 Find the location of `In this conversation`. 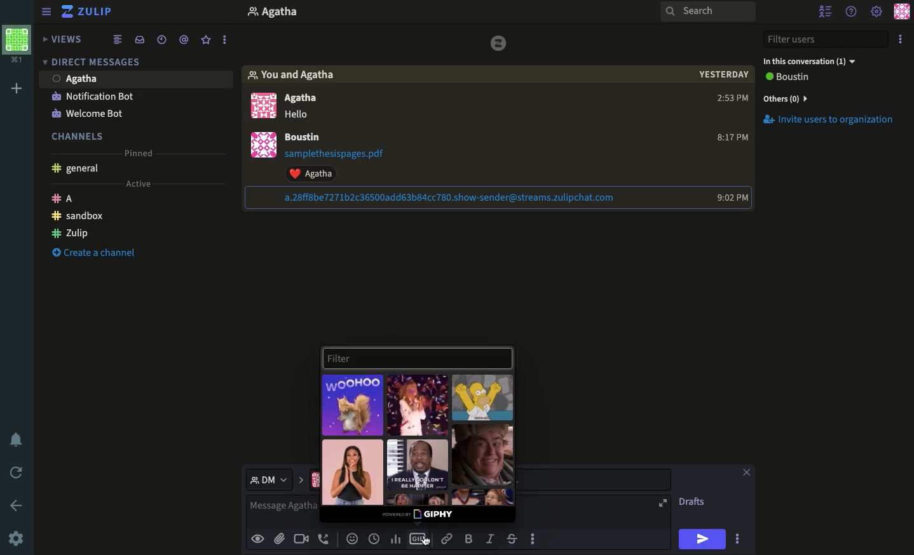

In this conversation is located at coordinates (812, 62).